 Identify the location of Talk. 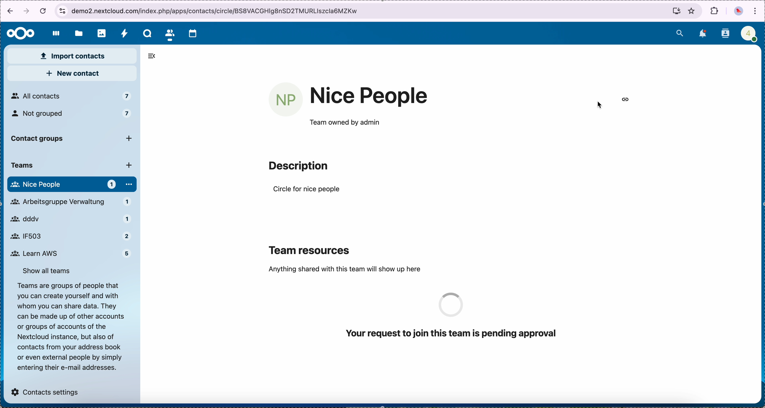
(146, 33).